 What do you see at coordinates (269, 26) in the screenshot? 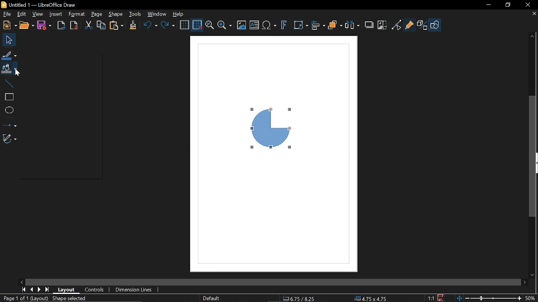
I see `Insert equation` at bounding box center [269, 26].